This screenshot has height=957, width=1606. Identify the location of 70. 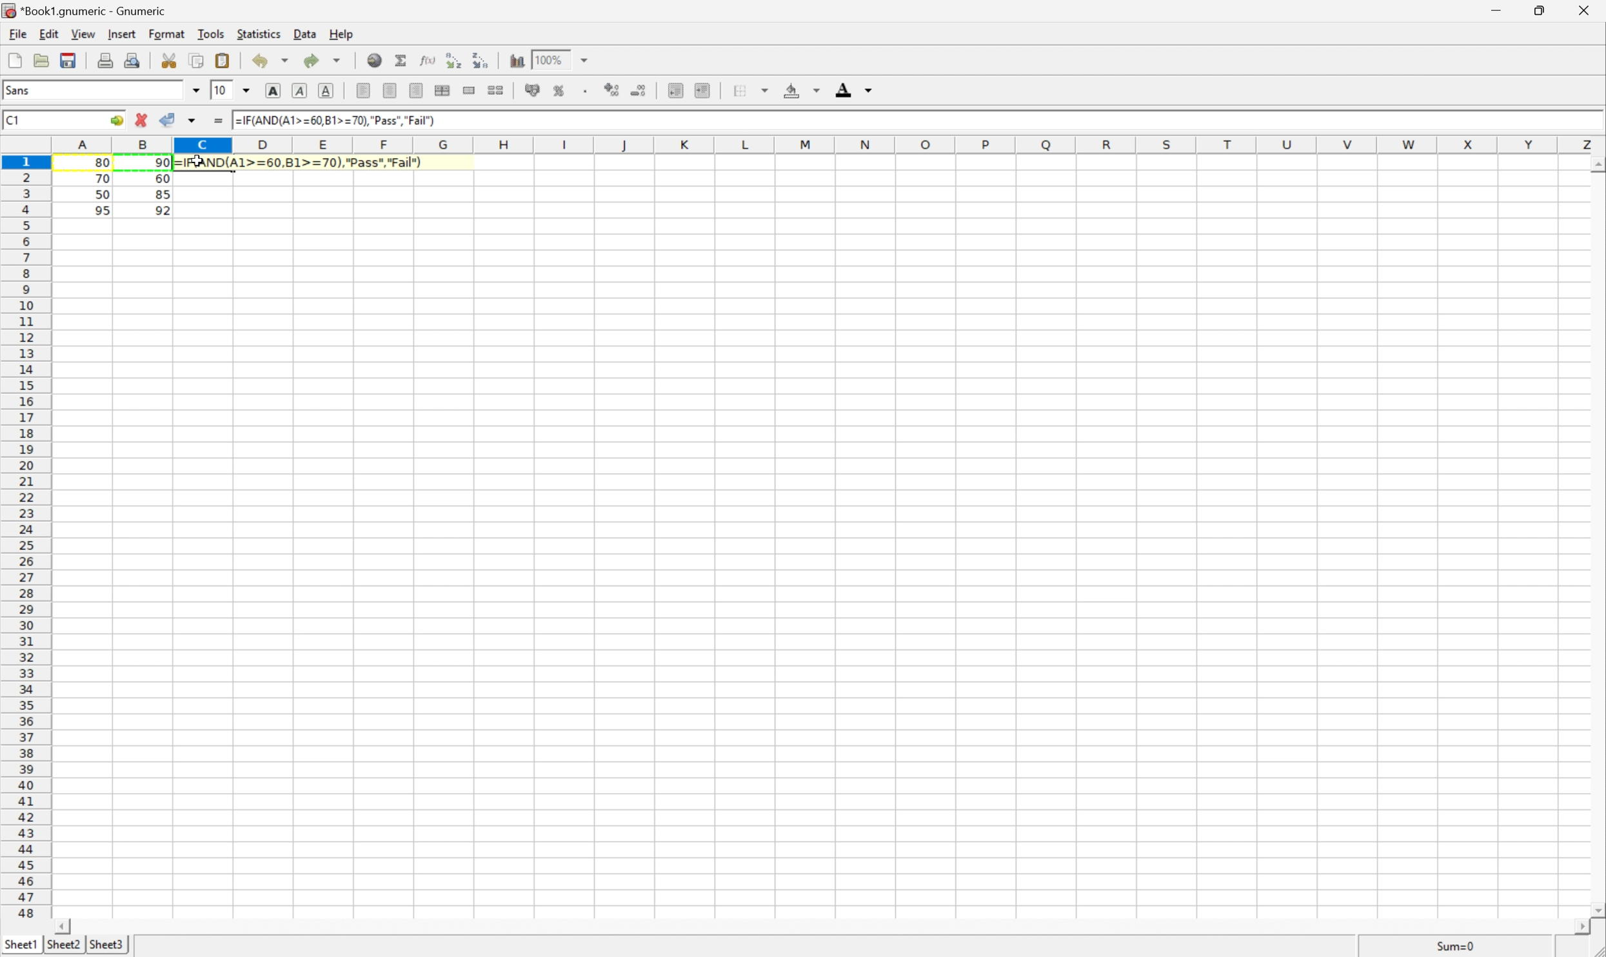
(103, 181).